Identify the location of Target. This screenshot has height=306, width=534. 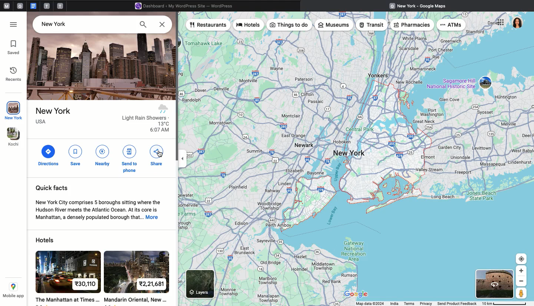
(521, 259).